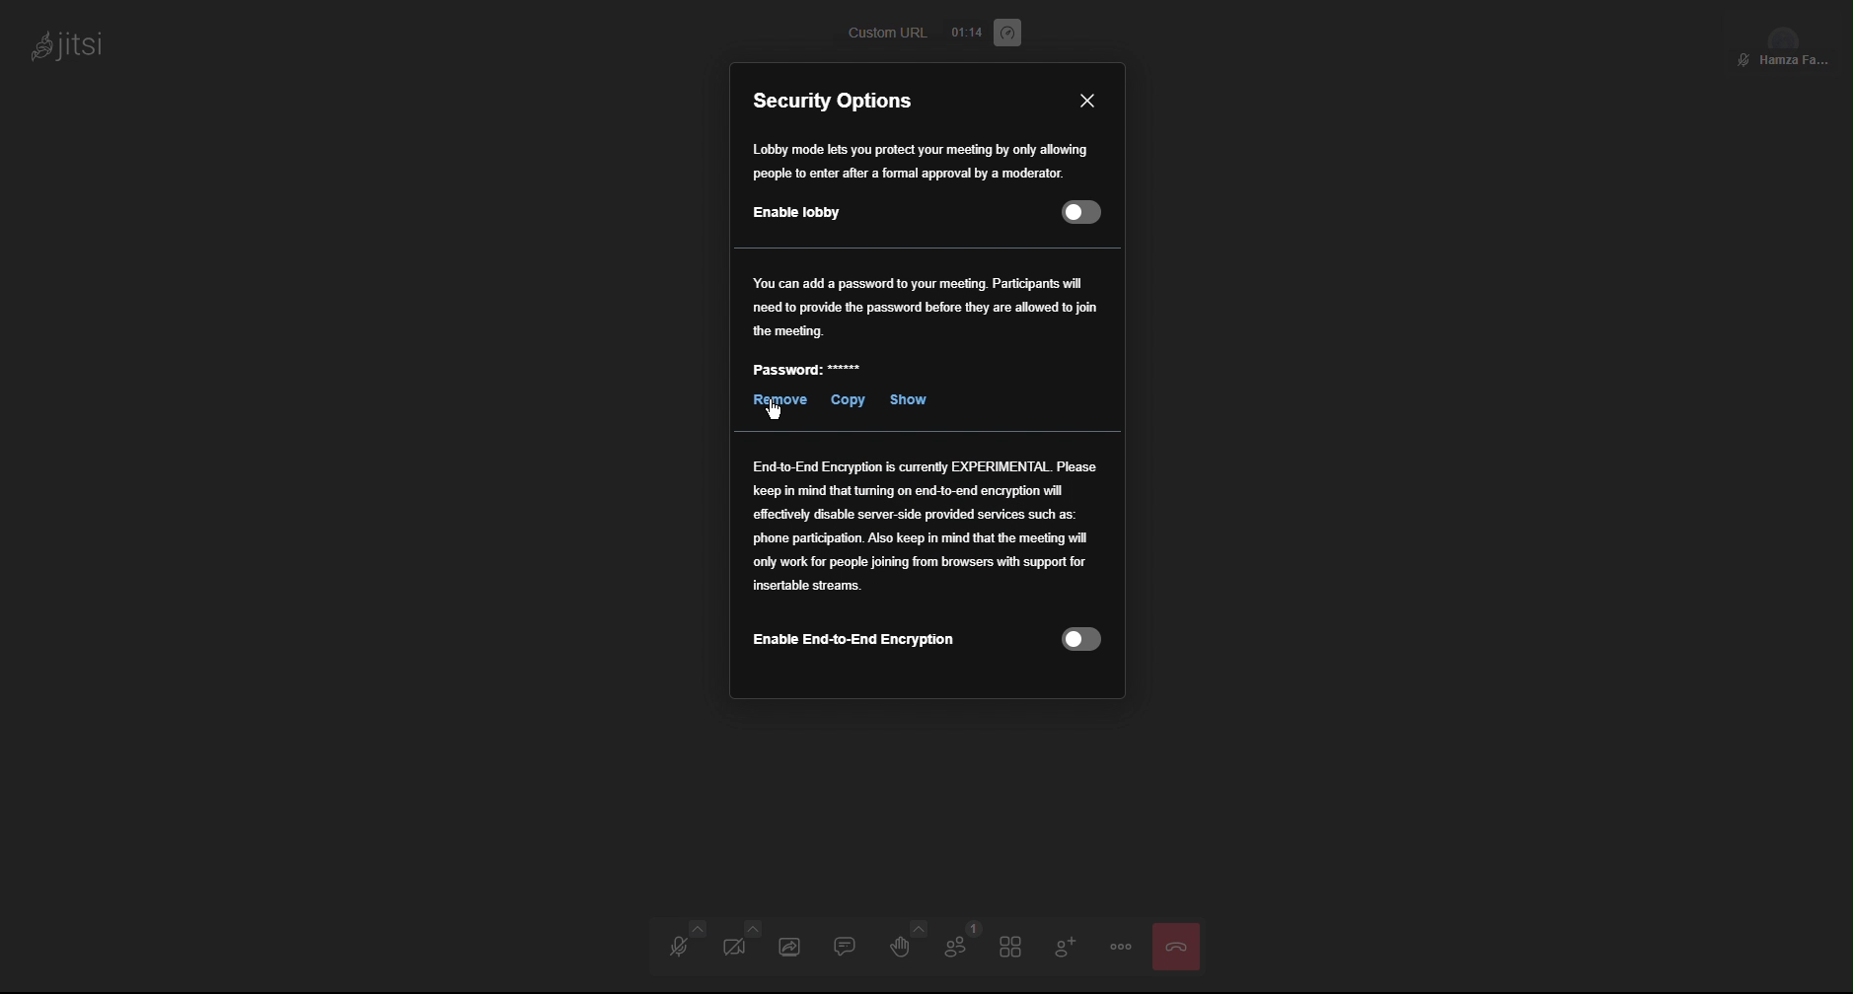  I want to click on Remove, so click(781, 403).